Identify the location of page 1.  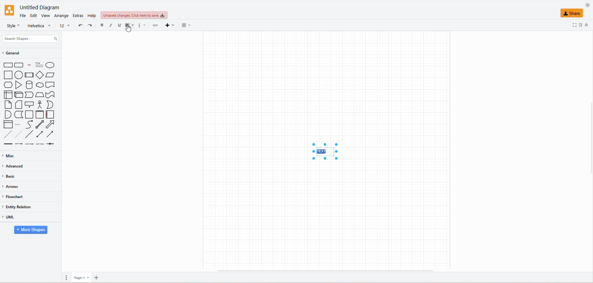
(81, 277).